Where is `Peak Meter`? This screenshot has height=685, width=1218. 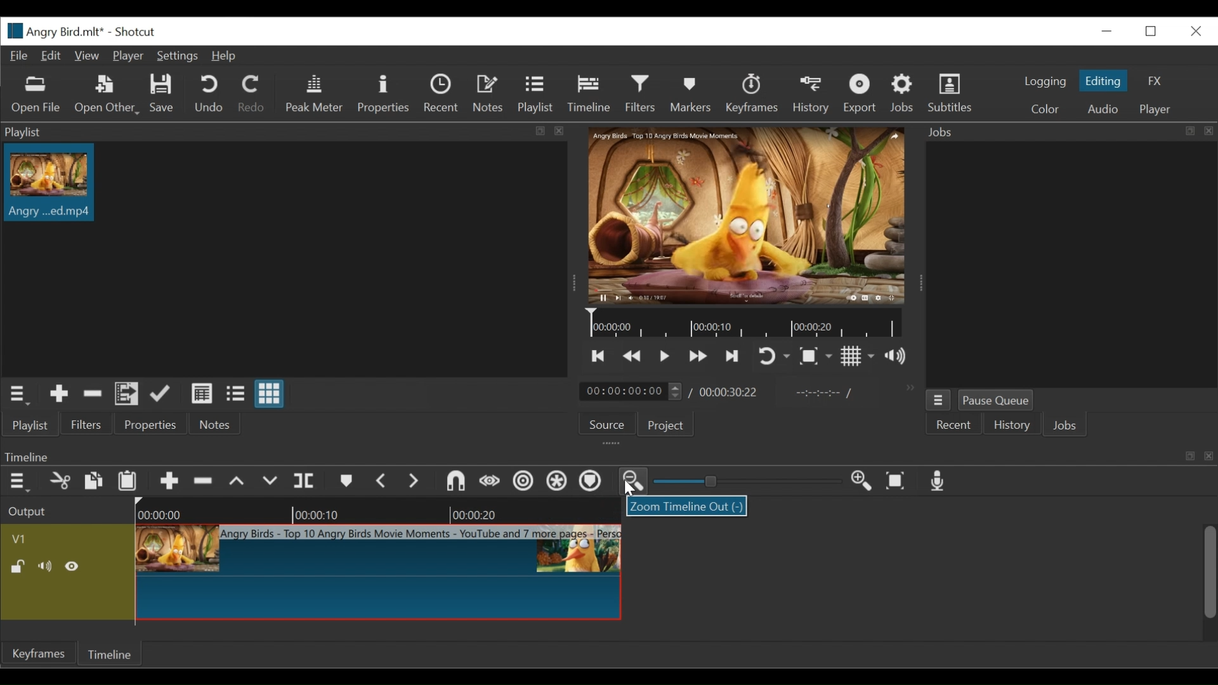 Peak Meter is located at coordinates (315, 95).